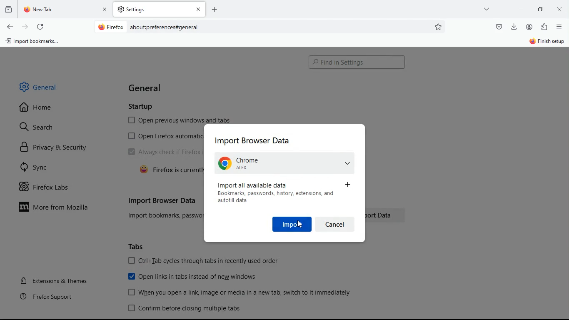 The width and height of the screenshot is (569, 320). Describe the element at coordinates (196, 277) in the screenshot. I see `open links in tabs  instead of new windows` at that location.